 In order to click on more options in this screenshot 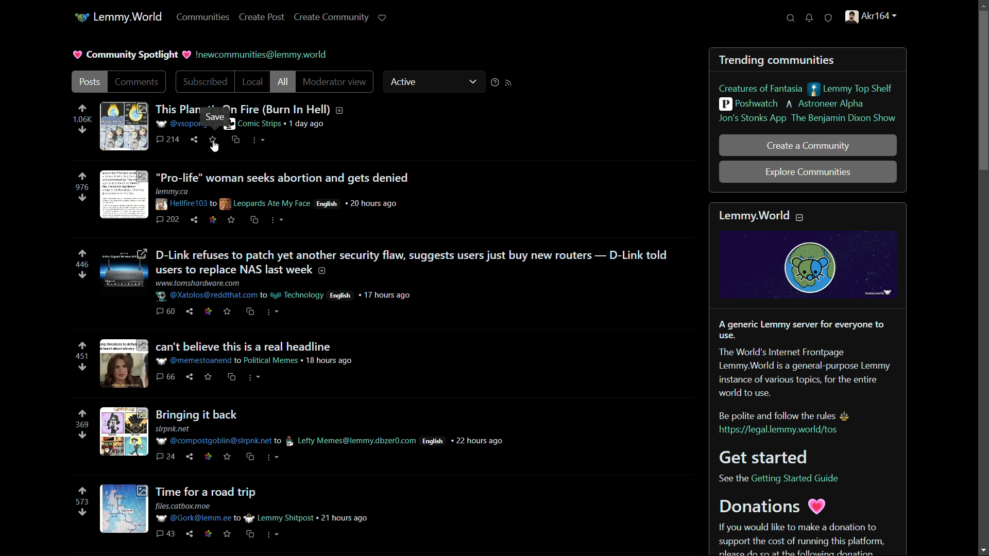, I will do `click(258, 140)`.